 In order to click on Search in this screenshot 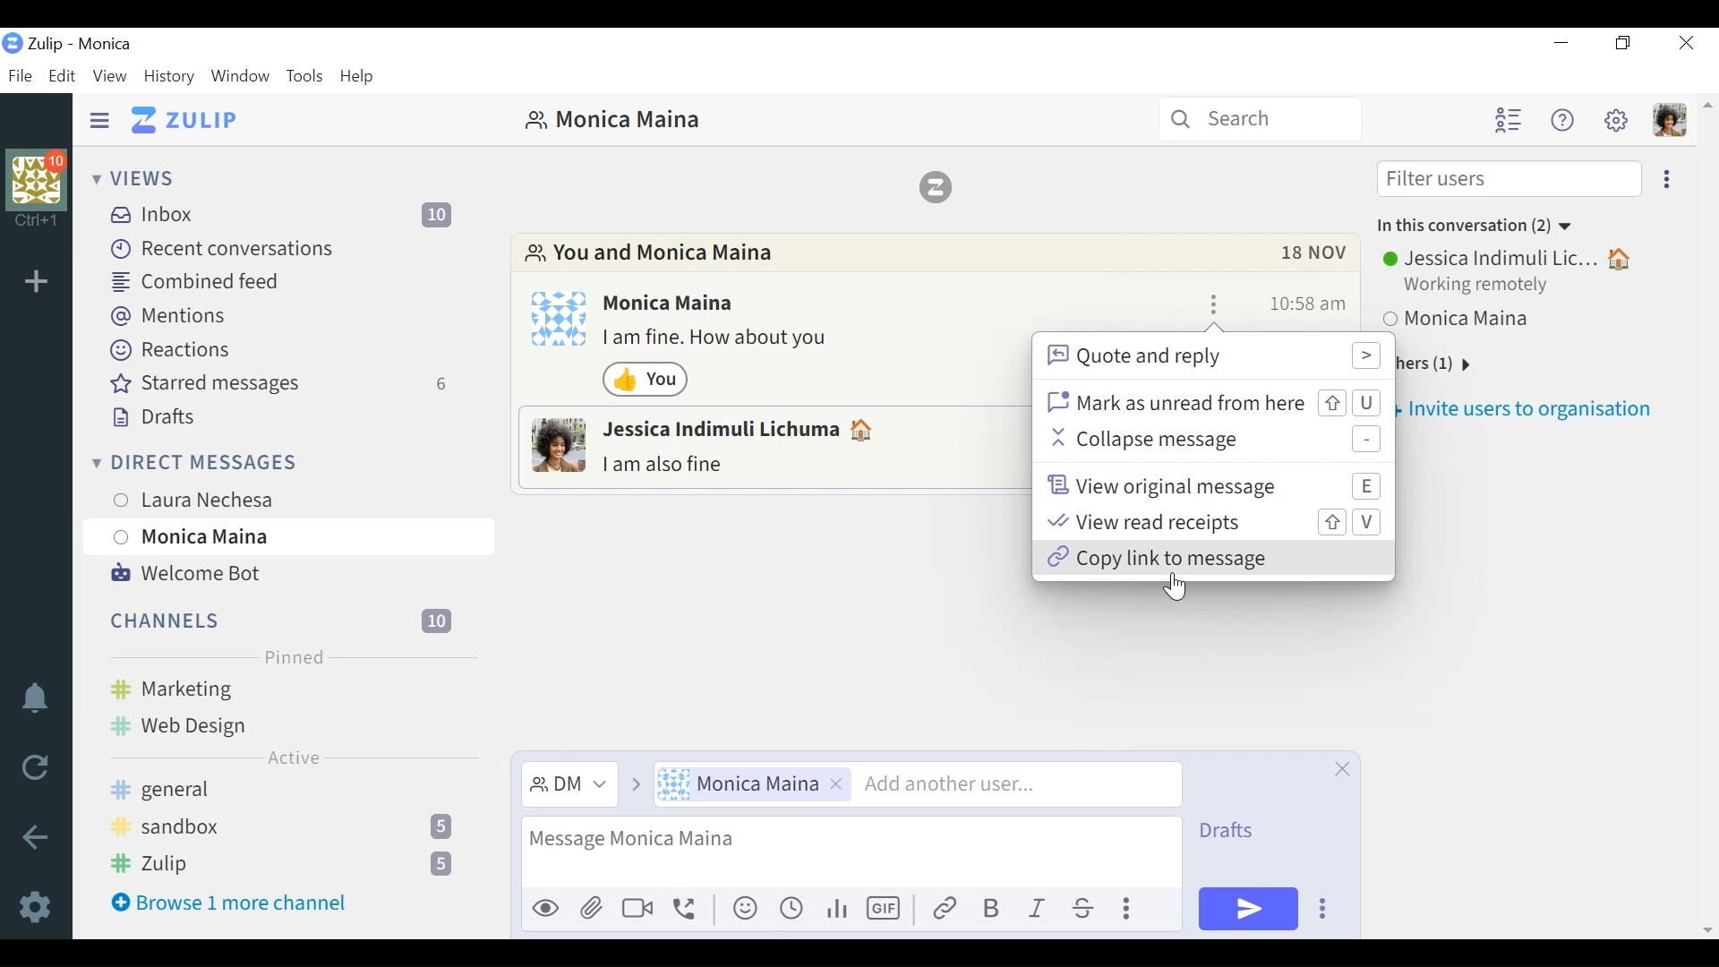, I will do `click(1261, 121)`.